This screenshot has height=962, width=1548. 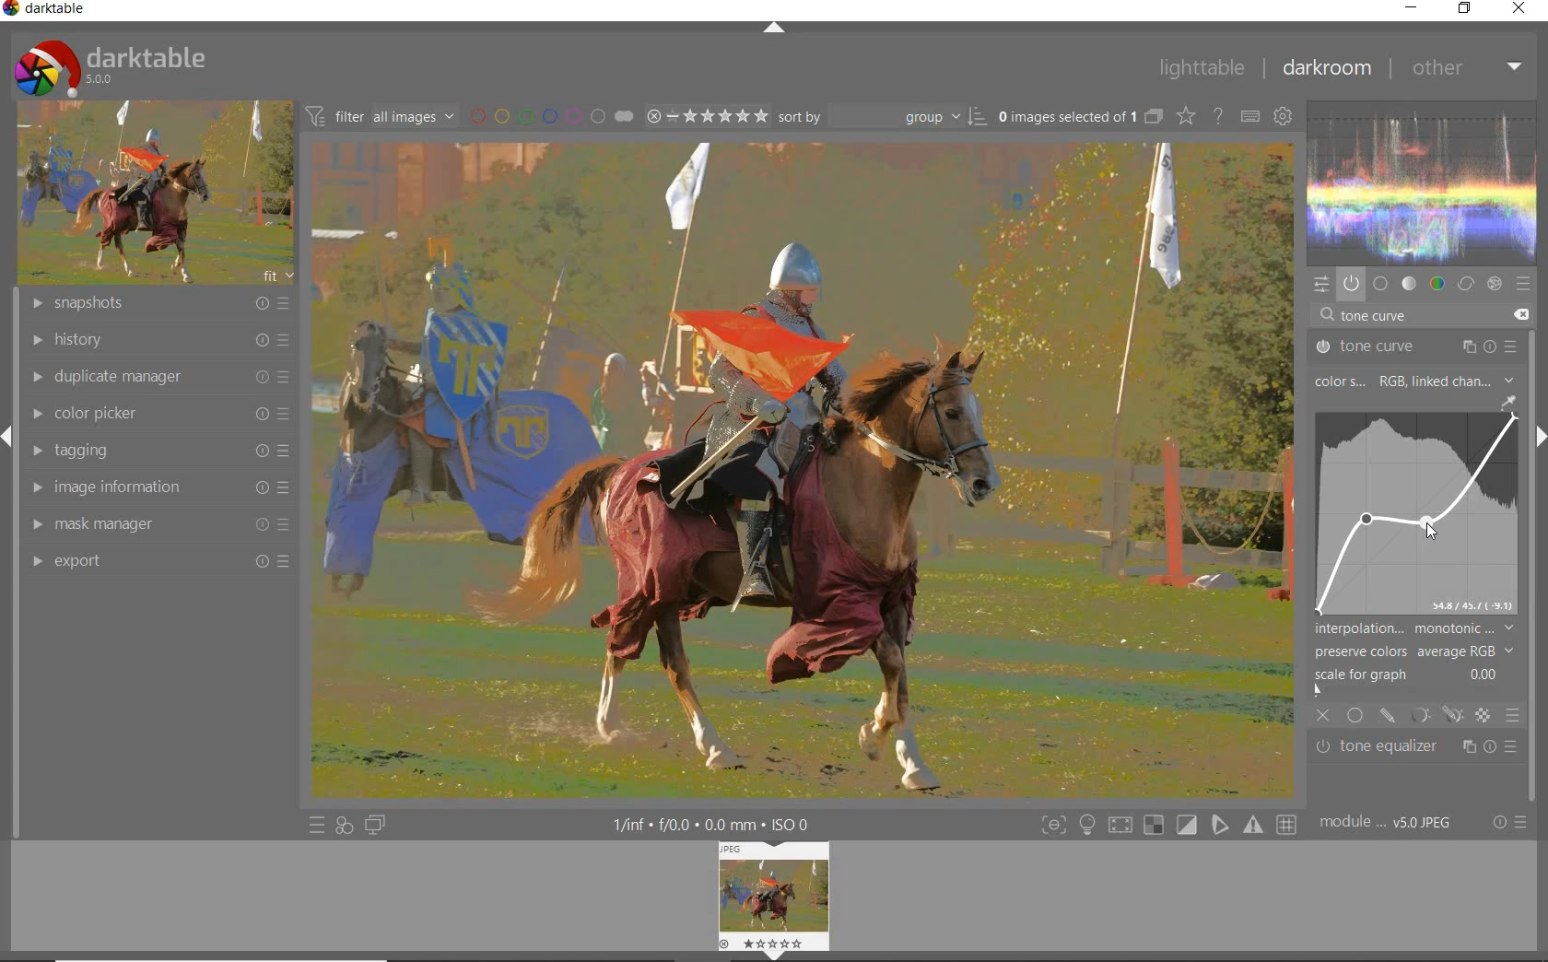 What do you see at coordinates (1520, 9) in the screenshot?
I see `close` at bounding box center [1520, 9].